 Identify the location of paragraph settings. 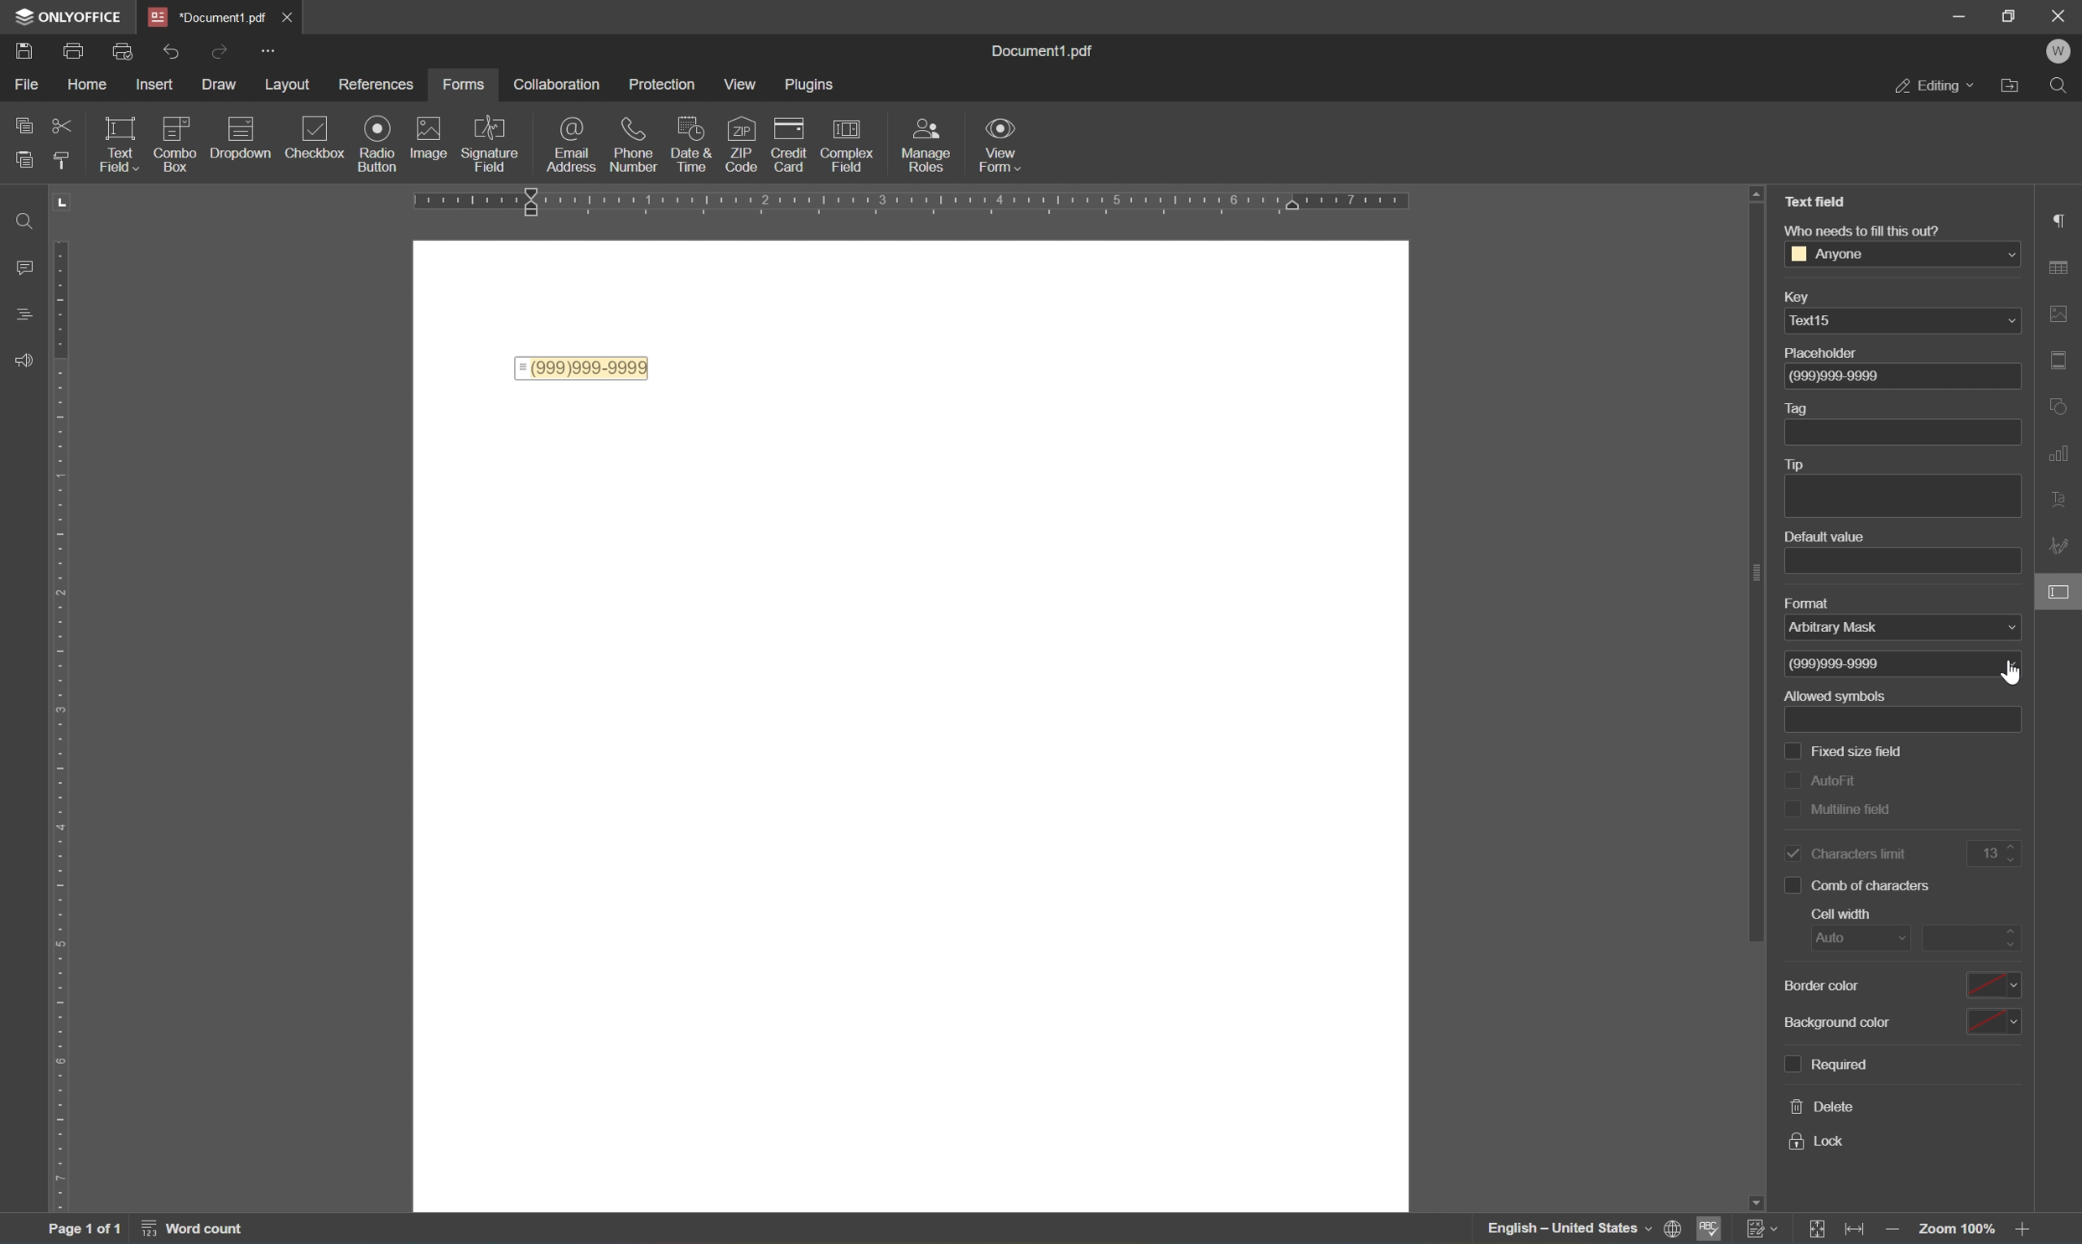
(2058, 217).